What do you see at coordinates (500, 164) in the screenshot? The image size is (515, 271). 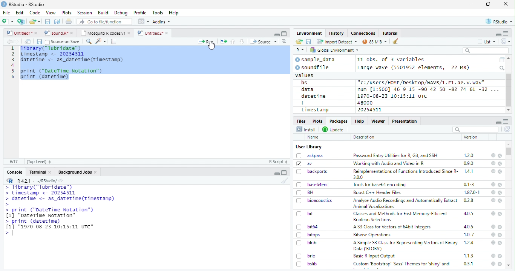 I see `close` at bounding box center [500, 164].